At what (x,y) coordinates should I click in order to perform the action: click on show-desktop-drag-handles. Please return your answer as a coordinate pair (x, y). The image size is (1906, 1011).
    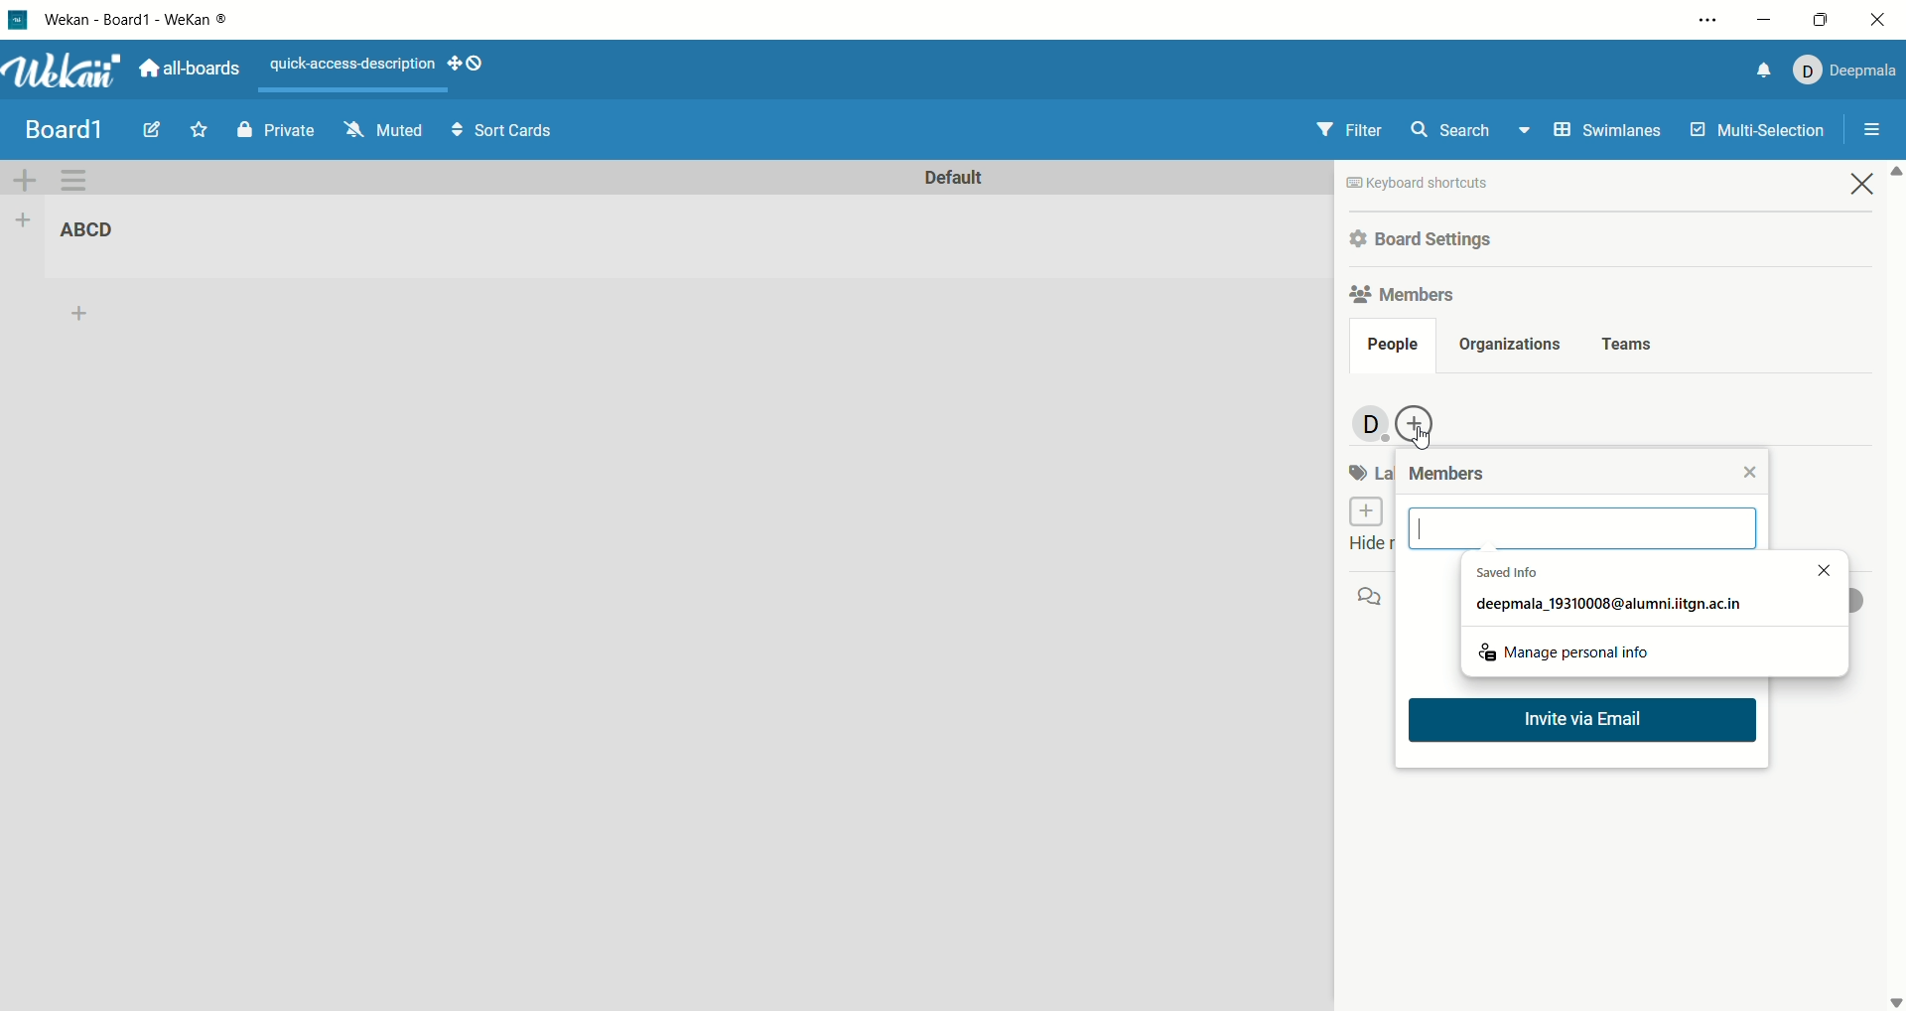
    Looking at the image, I should click on (456, 66).